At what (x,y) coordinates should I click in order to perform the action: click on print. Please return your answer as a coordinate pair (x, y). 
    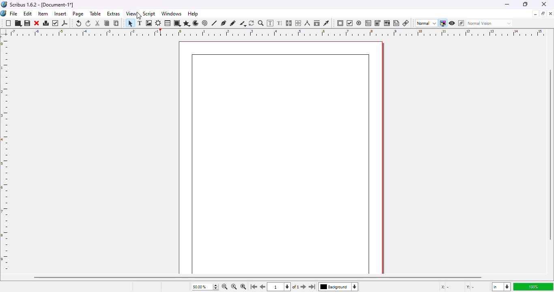
    Looking at the image, I should click on (46, 23).